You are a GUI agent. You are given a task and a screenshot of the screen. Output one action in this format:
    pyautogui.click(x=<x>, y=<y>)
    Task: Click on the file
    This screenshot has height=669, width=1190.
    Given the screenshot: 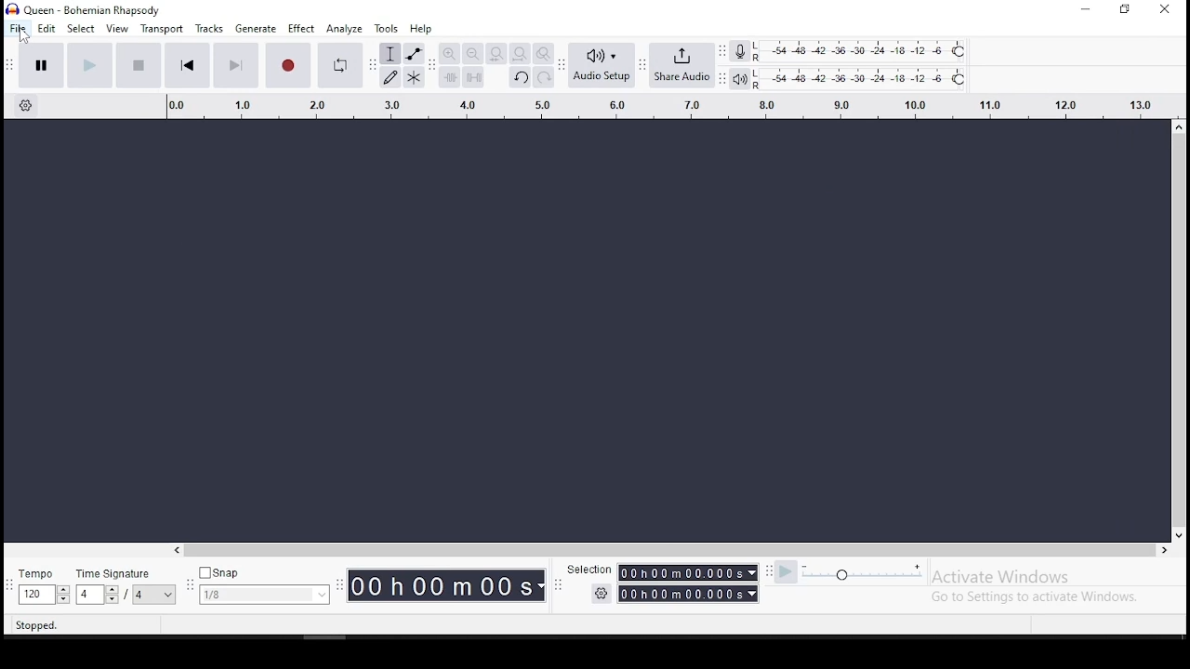 What is the action you would take?
    pyautogui.click(x=15, y=28)
    